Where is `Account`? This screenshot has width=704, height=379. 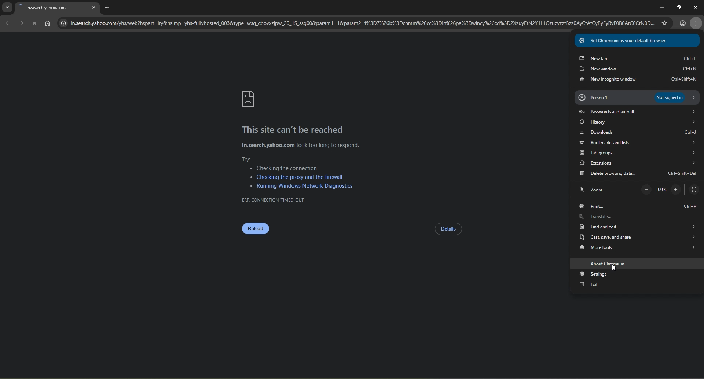 Account is located at coordinates (683, 23).